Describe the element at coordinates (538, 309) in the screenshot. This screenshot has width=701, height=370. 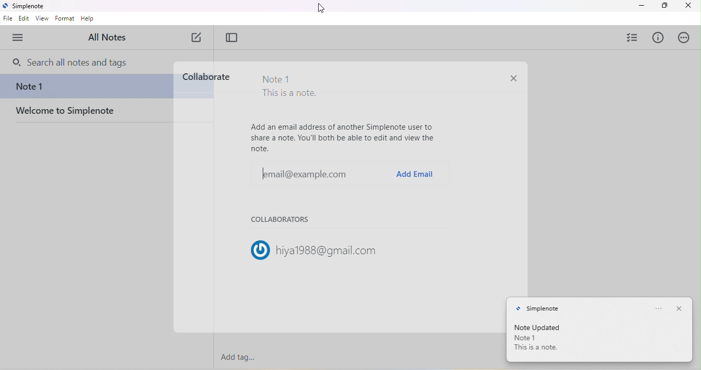
I see `simplenote` at that location.